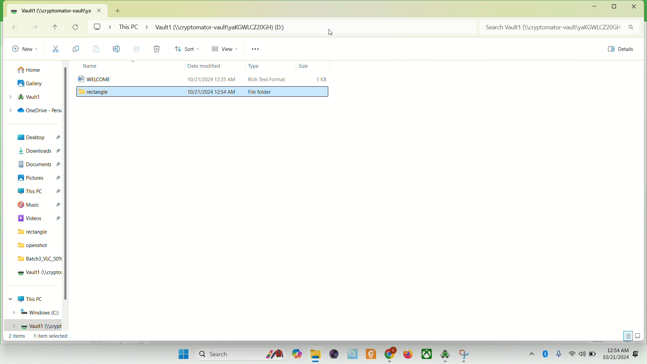 The image size is (647, 364). Describe the element at coordinates (331, 33) in the screenshot. I see `cursor` at that location.